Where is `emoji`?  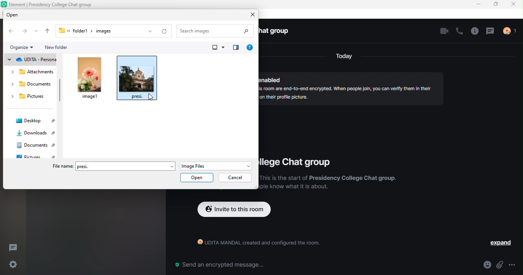 emoji is located at coordinates (486, 265).